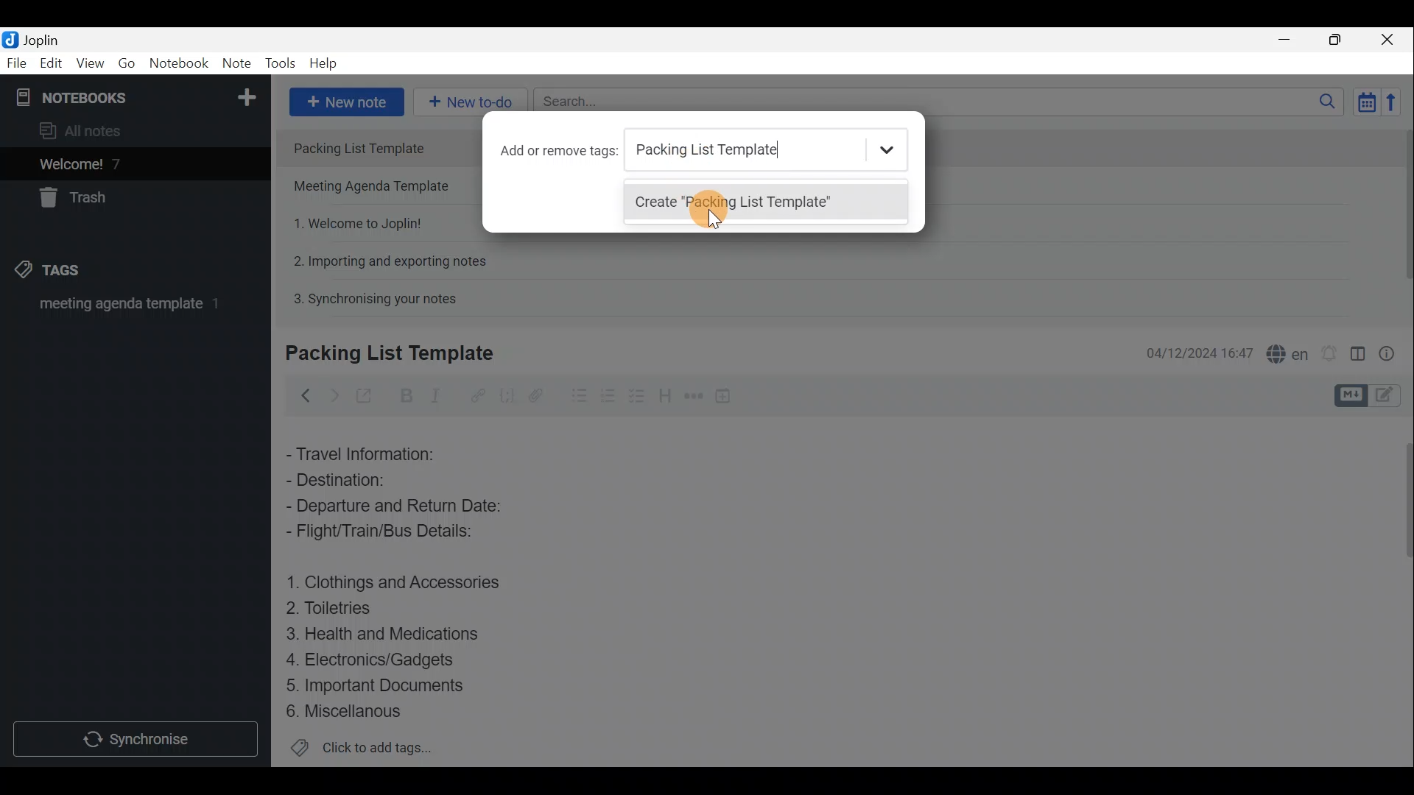  Describe the element at coordinates (471, 102) in the screenshot. I see `New to-do` at that location.